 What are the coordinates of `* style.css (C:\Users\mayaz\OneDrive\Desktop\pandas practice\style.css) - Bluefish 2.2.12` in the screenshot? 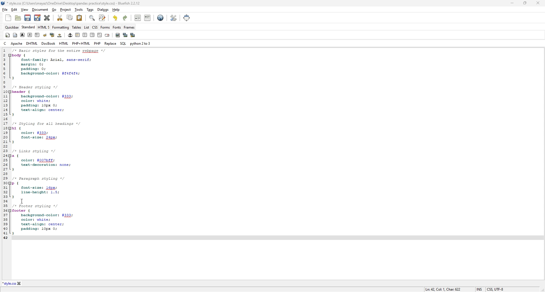 It's located at (72, 3).